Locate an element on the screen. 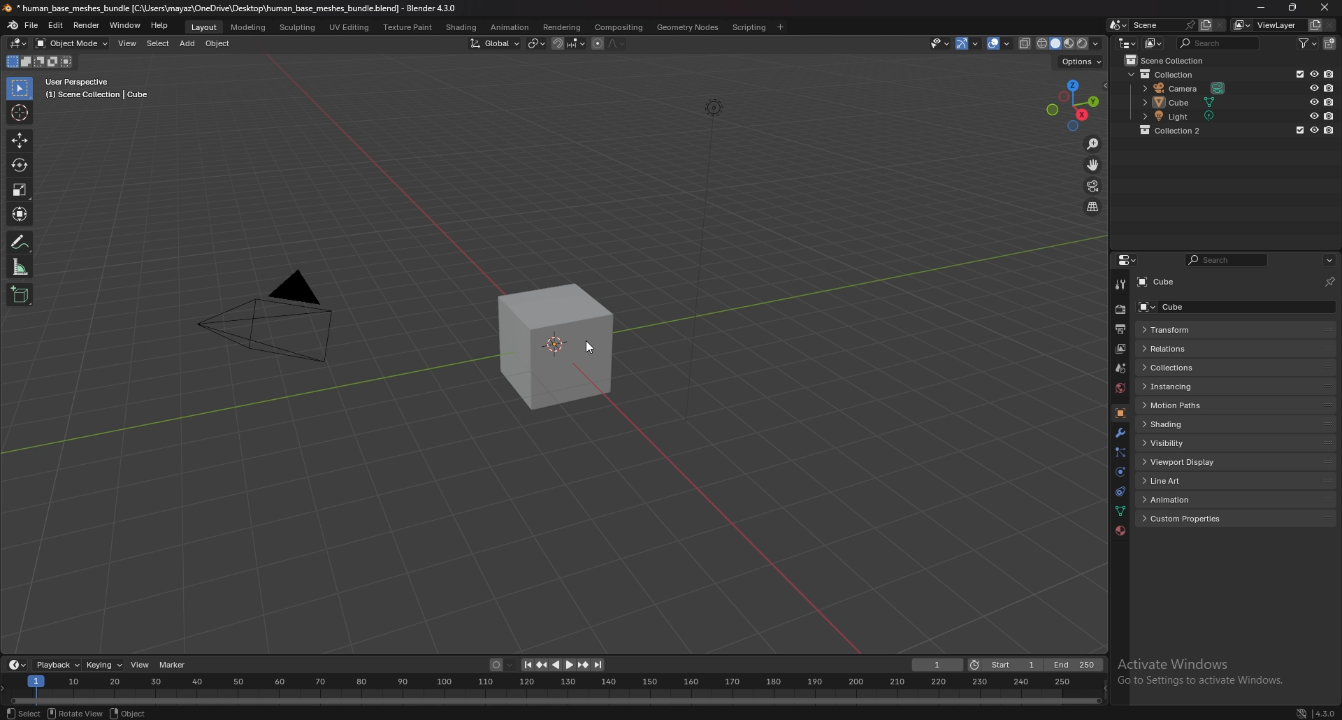 This screenshot has height=720, width=1342. cursor is located at coordinates (20, 113).